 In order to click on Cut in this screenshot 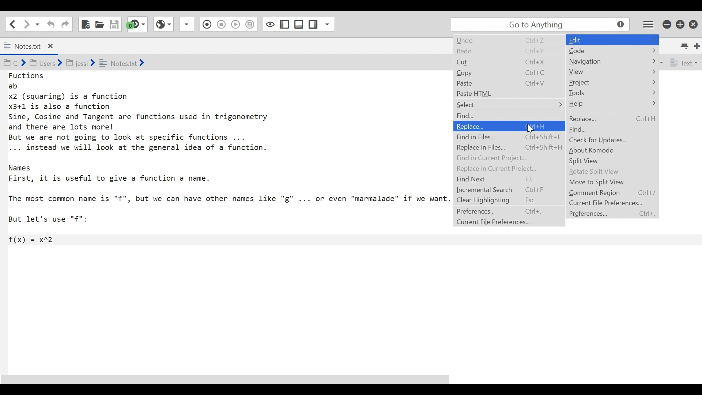, I will do `click(501, 61)`.